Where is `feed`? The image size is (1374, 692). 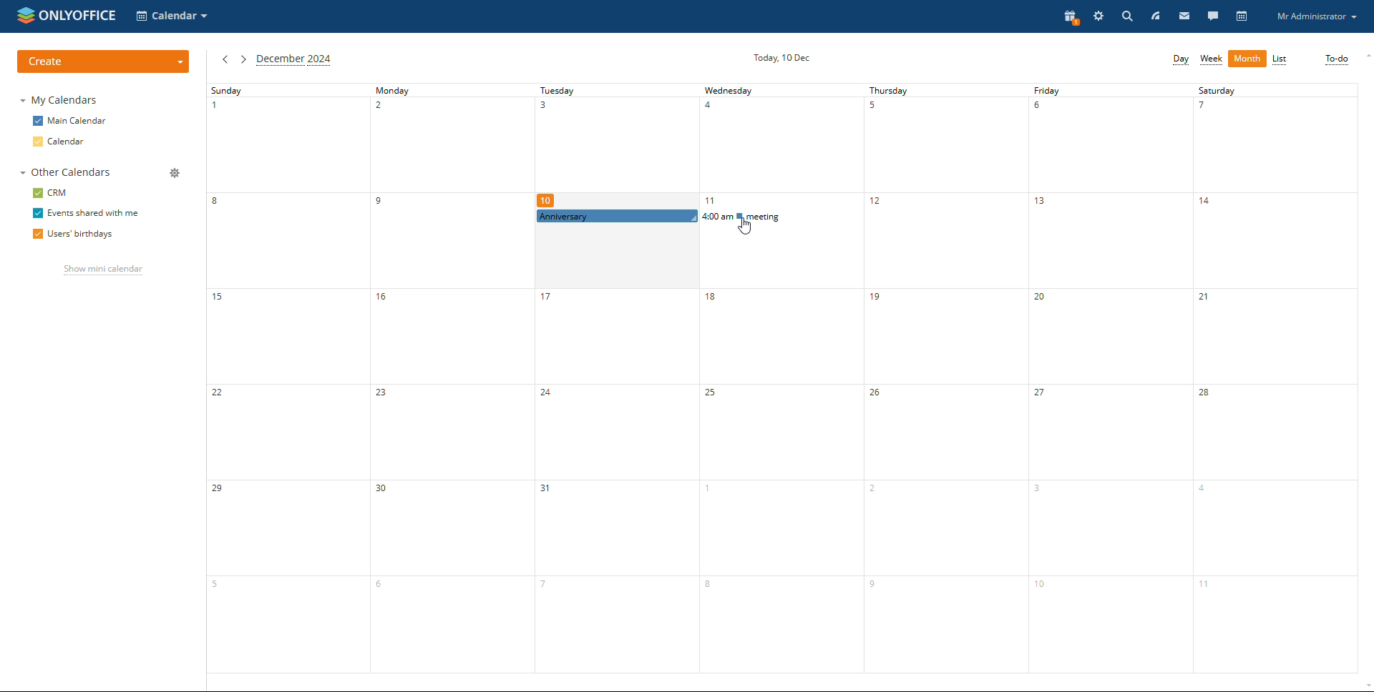
feed is located at coordinates (1157, 15).